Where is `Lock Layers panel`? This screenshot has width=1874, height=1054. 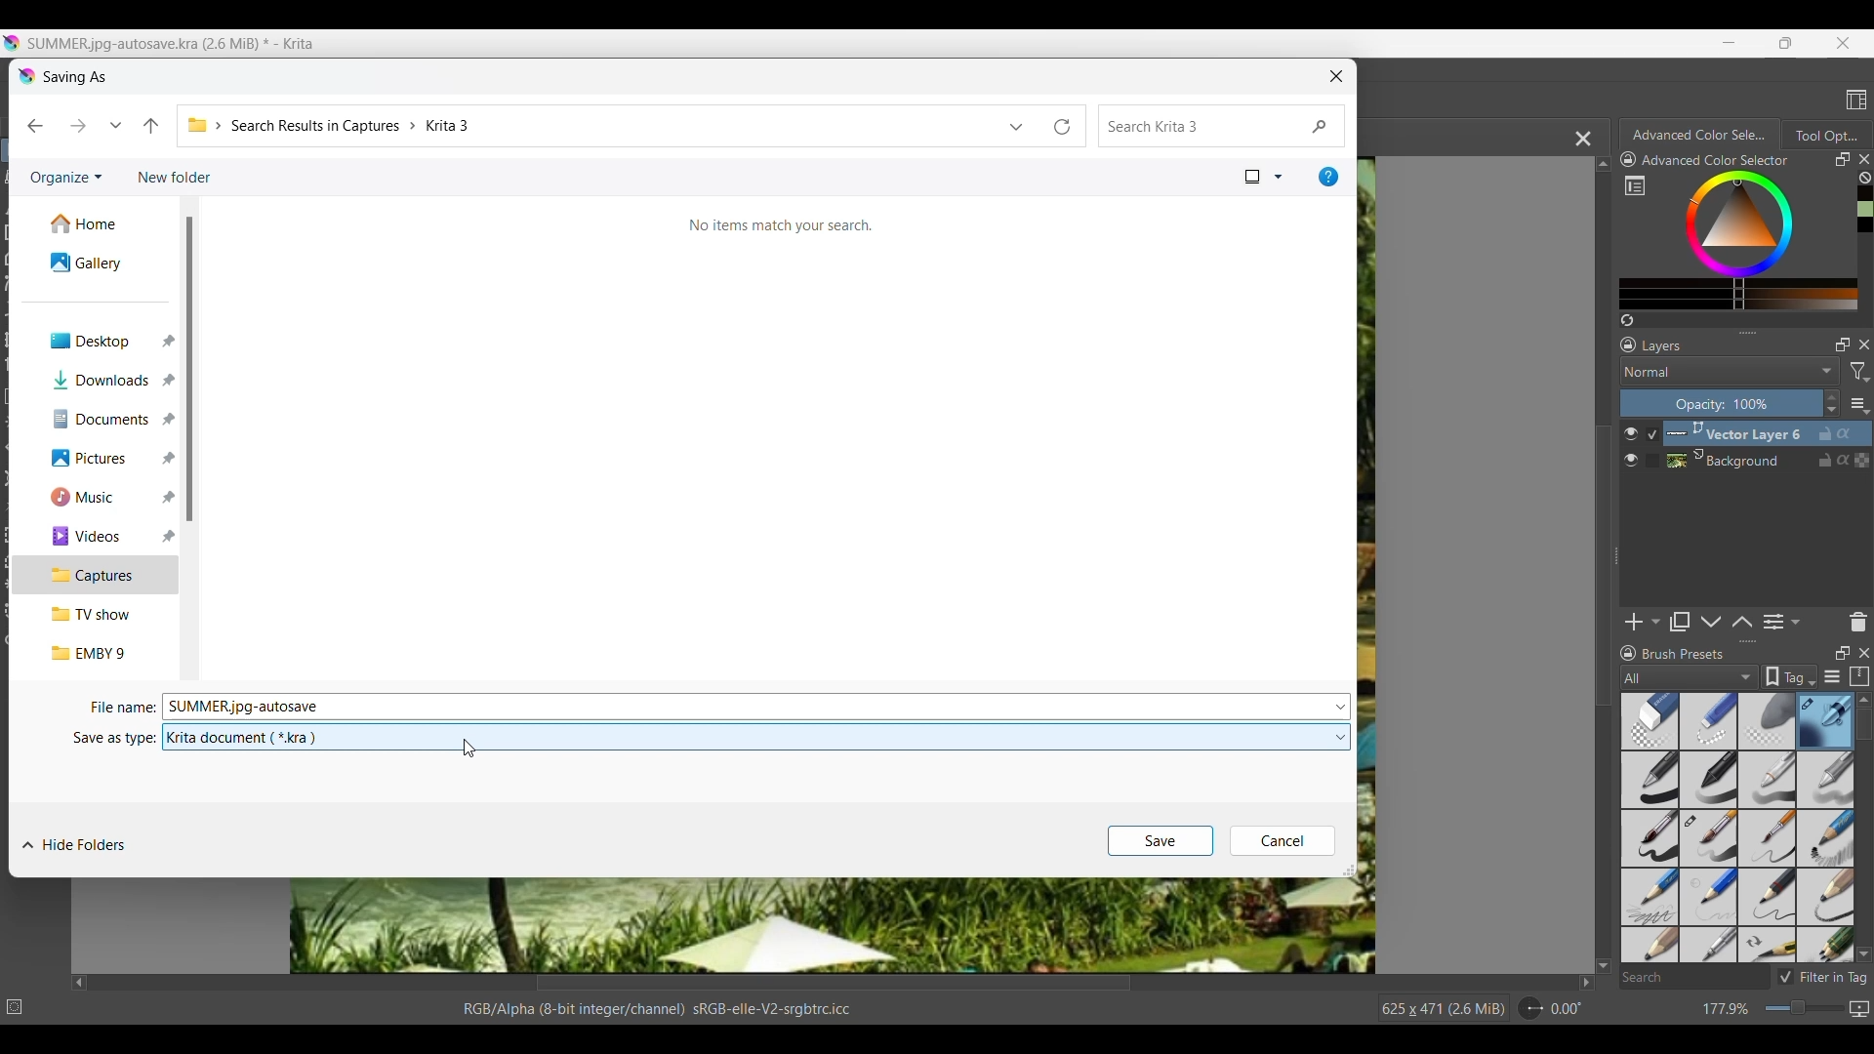 Lock Layers panel is located at coordinates (1629, 345).